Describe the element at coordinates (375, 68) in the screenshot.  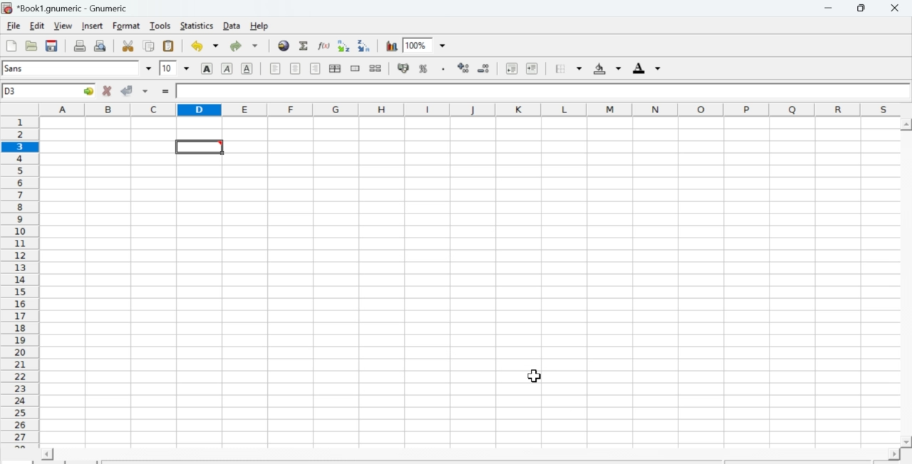
I see `Split cells` at that location.